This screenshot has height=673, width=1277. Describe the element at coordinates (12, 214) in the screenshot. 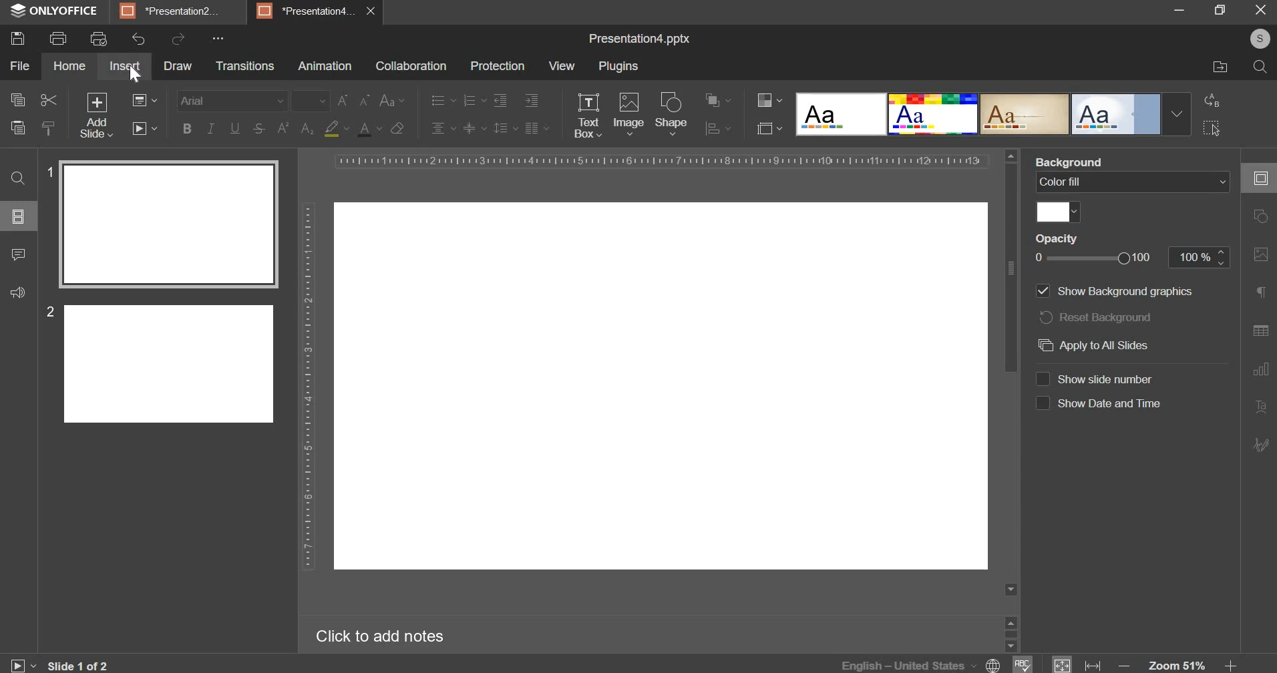

I see `options` at that location.